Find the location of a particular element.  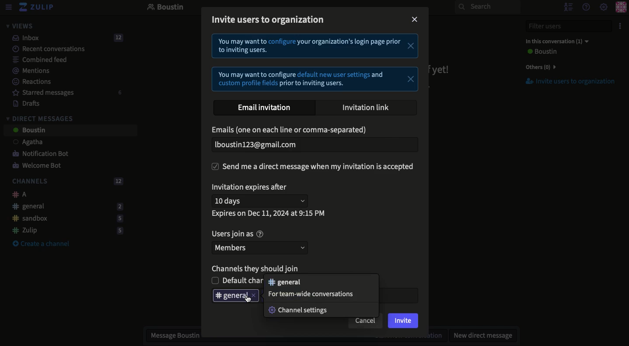

Invite users to organization is located at coordinates (566, 82).